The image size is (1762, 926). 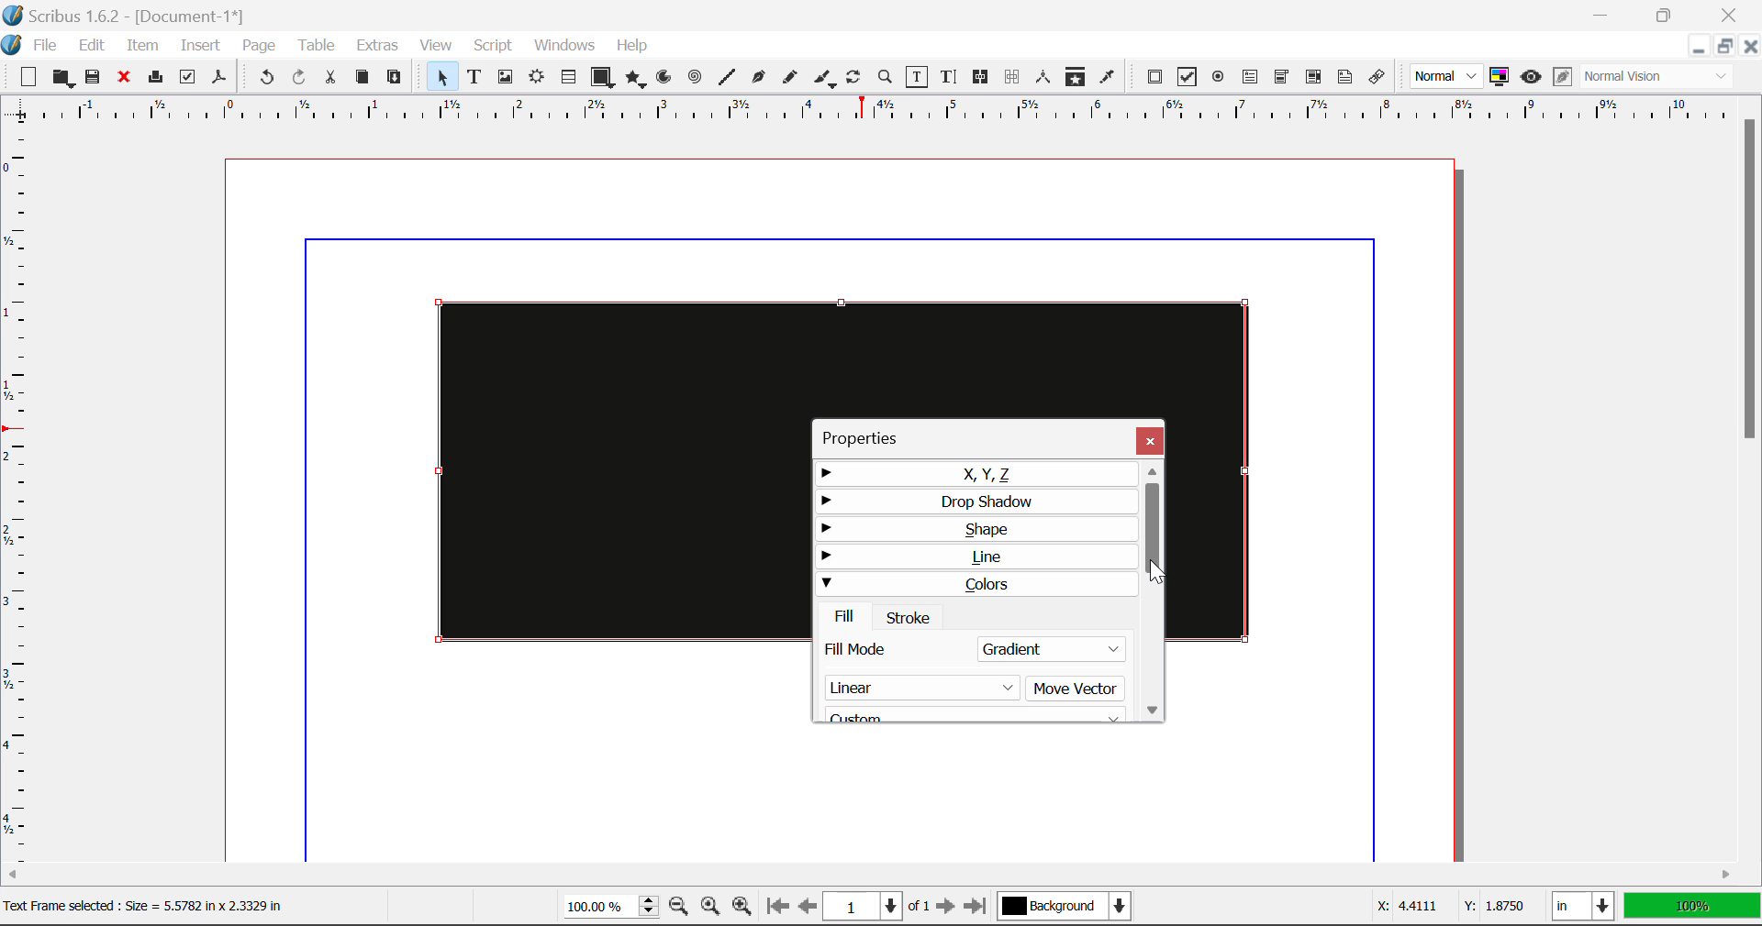 I want to click on Properties, so click(x=870, y=438).